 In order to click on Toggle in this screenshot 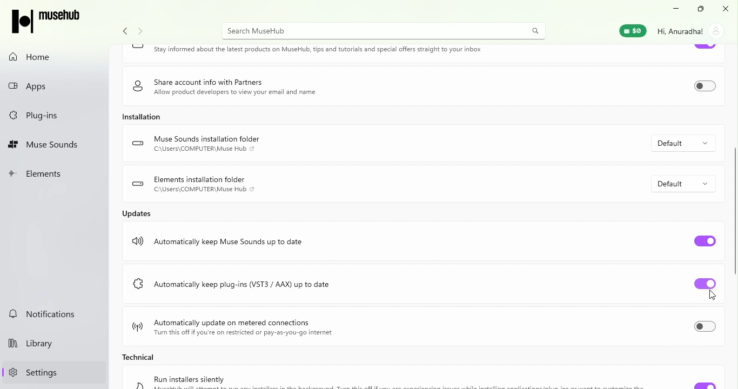, I will do `click(705, 326)`.